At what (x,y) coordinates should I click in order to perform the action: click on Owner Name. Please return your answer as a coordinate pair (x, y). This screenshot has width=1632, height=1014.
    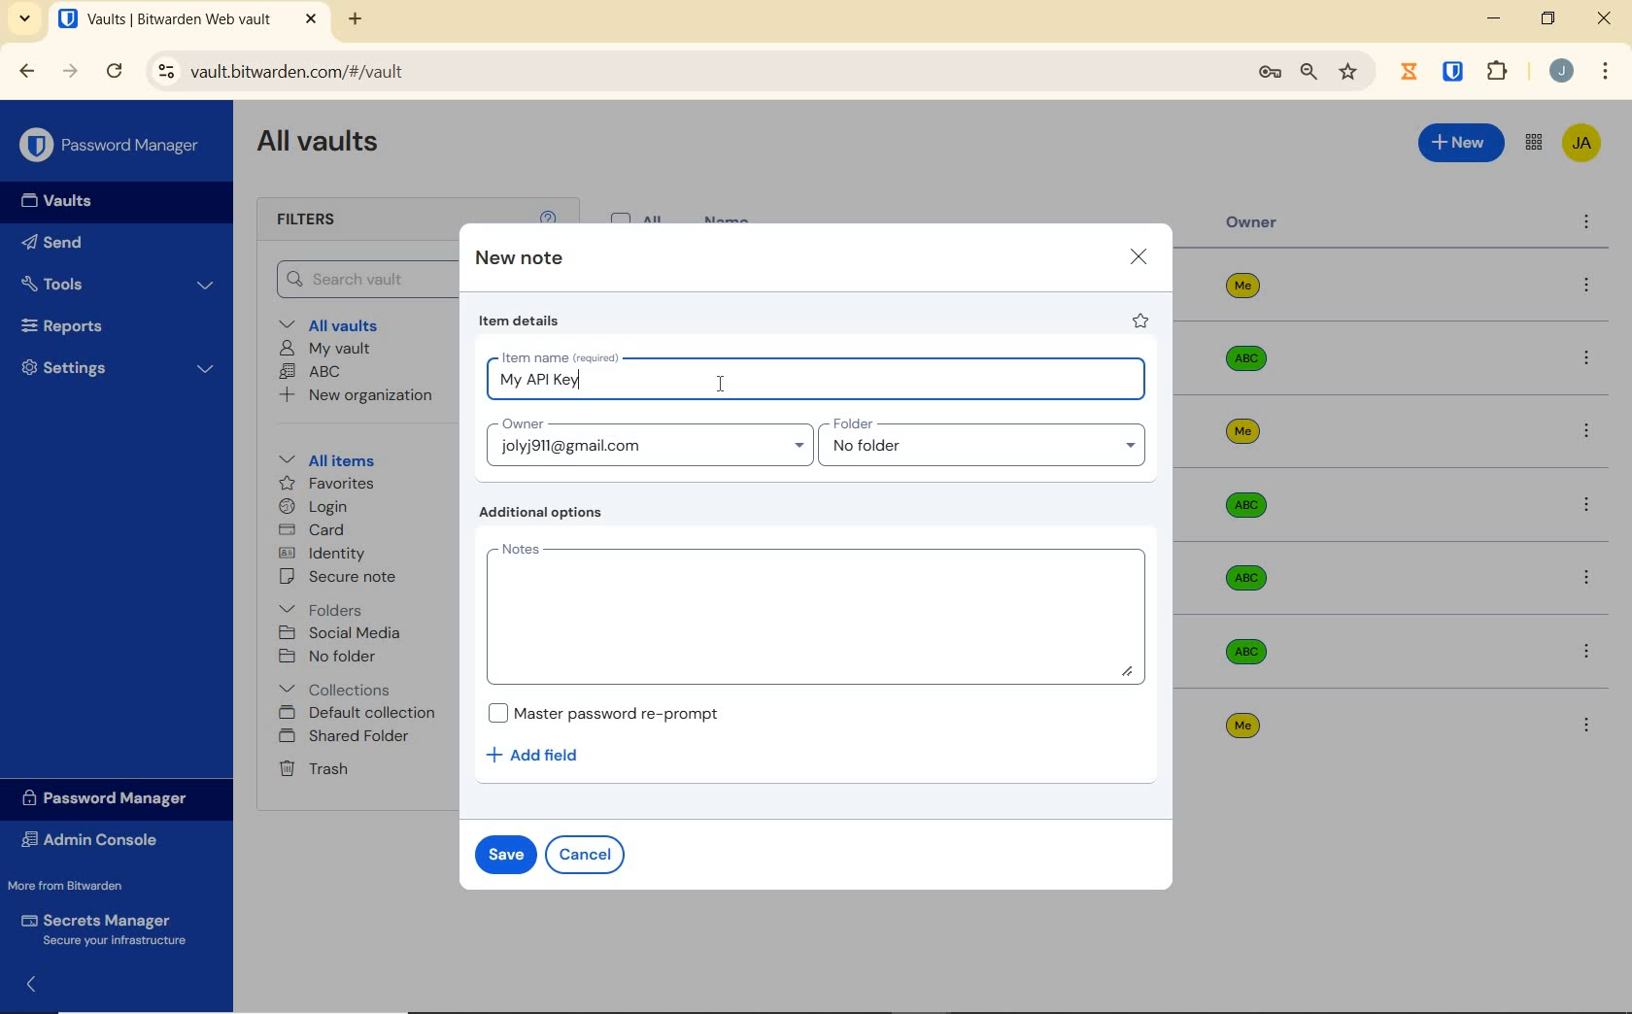
    Looking at the image, I should click on (1243, 506).